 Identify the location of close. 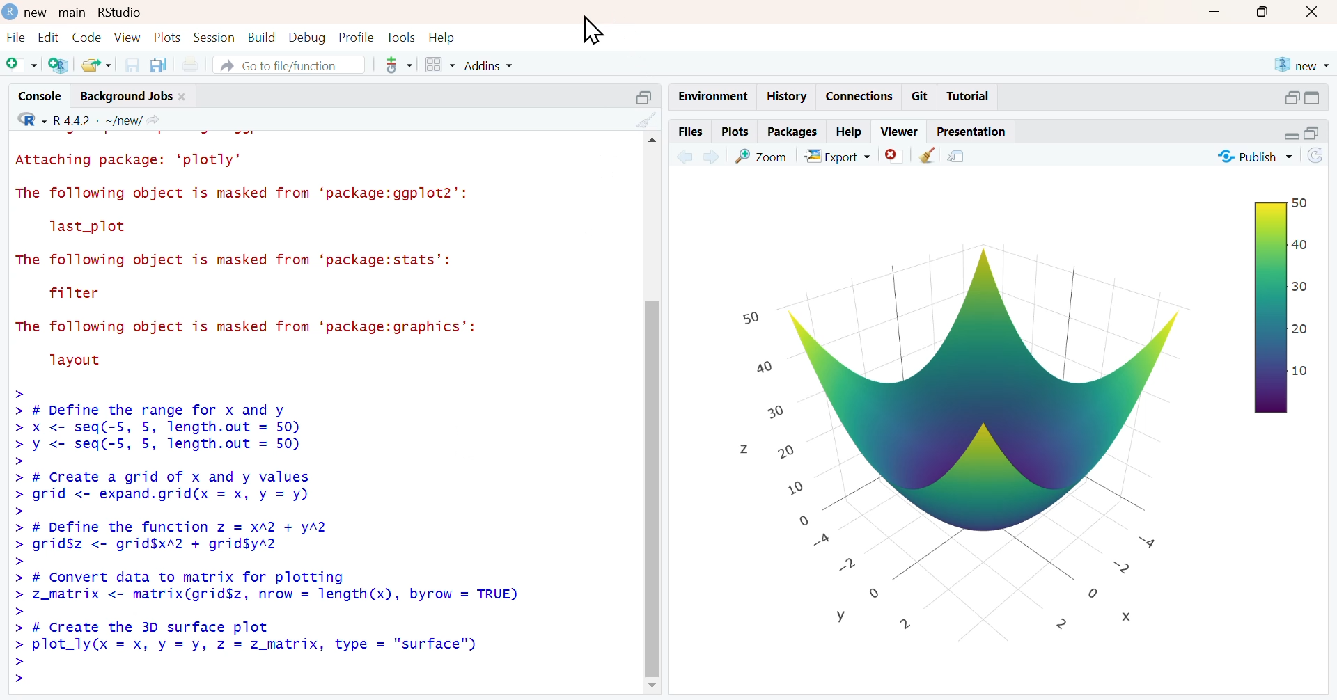
(1315, 11).